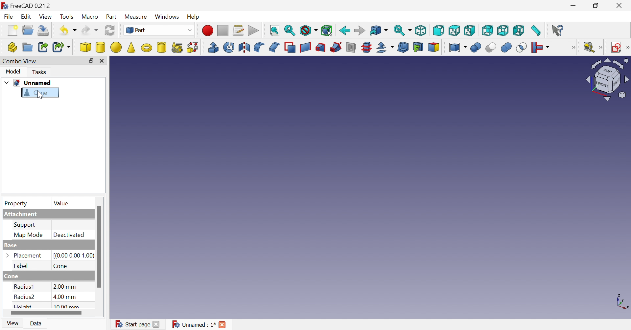  What do you see at coordinates (110, 31) in the screenshot?
I see `Refresh` at bounding box center [110, 31].